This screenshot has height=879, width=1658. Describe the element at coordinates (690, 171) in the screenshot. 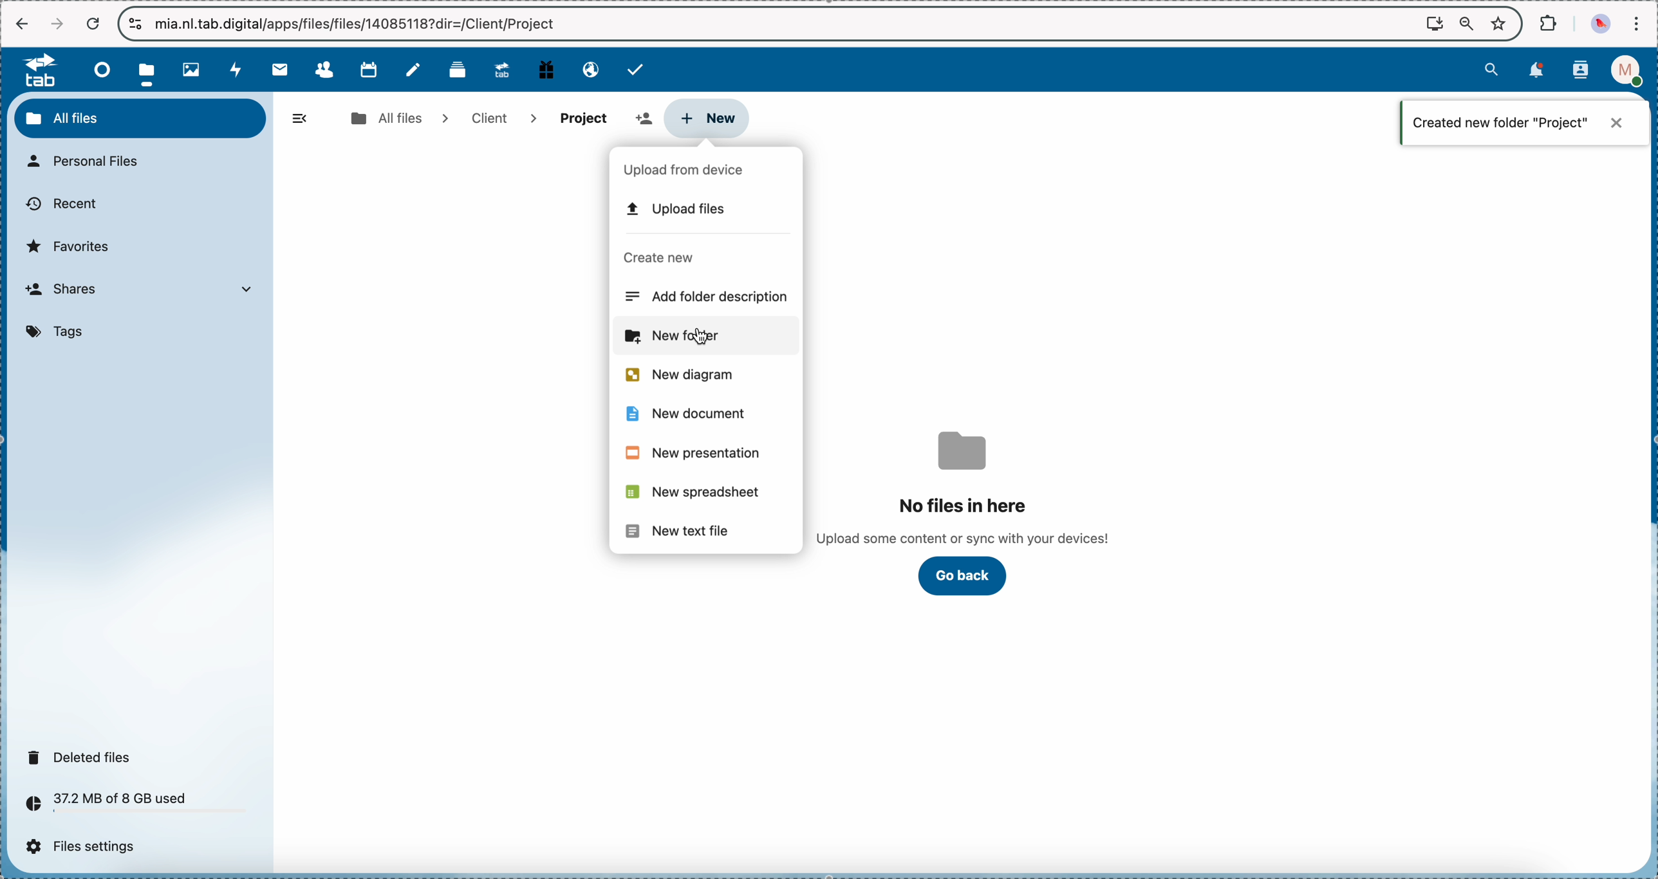

I see `upload from device` at that location.